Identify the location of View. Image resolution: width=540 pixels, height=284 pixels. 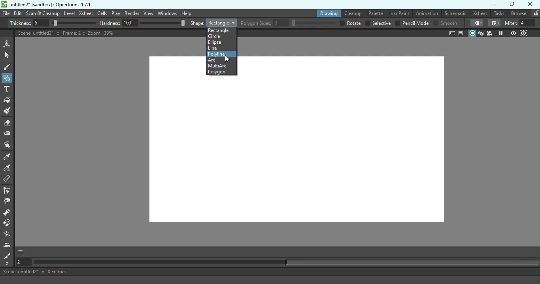
(148, 13).